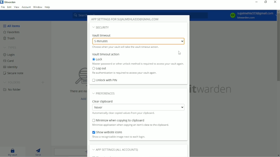 The image size is (280, 157). What do you see at coordinates (48, 7) in the screenshot?
I see `Help` at bounding box center [48, 7].